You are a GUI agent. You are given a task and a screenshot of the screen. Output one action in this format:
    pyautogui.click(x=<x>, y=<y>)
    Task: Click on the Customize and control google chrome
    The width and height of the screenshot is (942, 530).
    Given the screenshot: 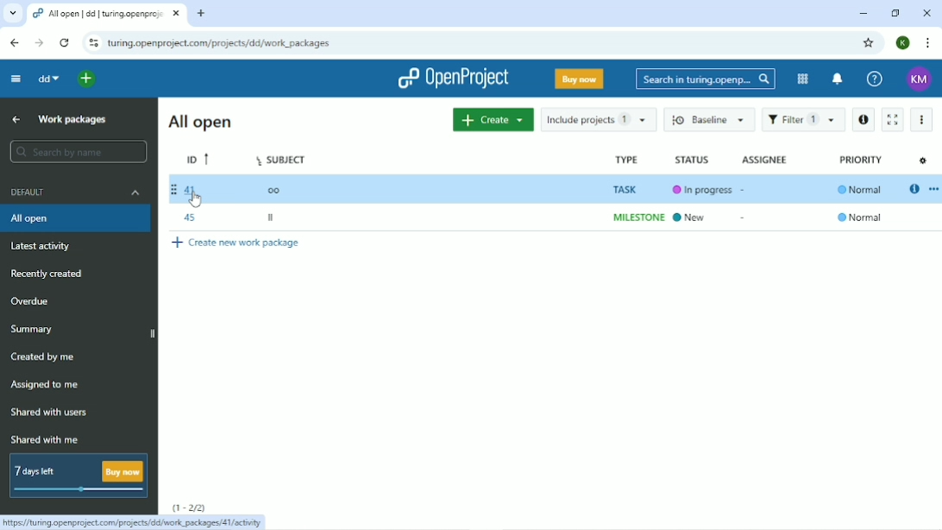 What is the action you would take?
    pyautogui.click(x=926, y=43)
    